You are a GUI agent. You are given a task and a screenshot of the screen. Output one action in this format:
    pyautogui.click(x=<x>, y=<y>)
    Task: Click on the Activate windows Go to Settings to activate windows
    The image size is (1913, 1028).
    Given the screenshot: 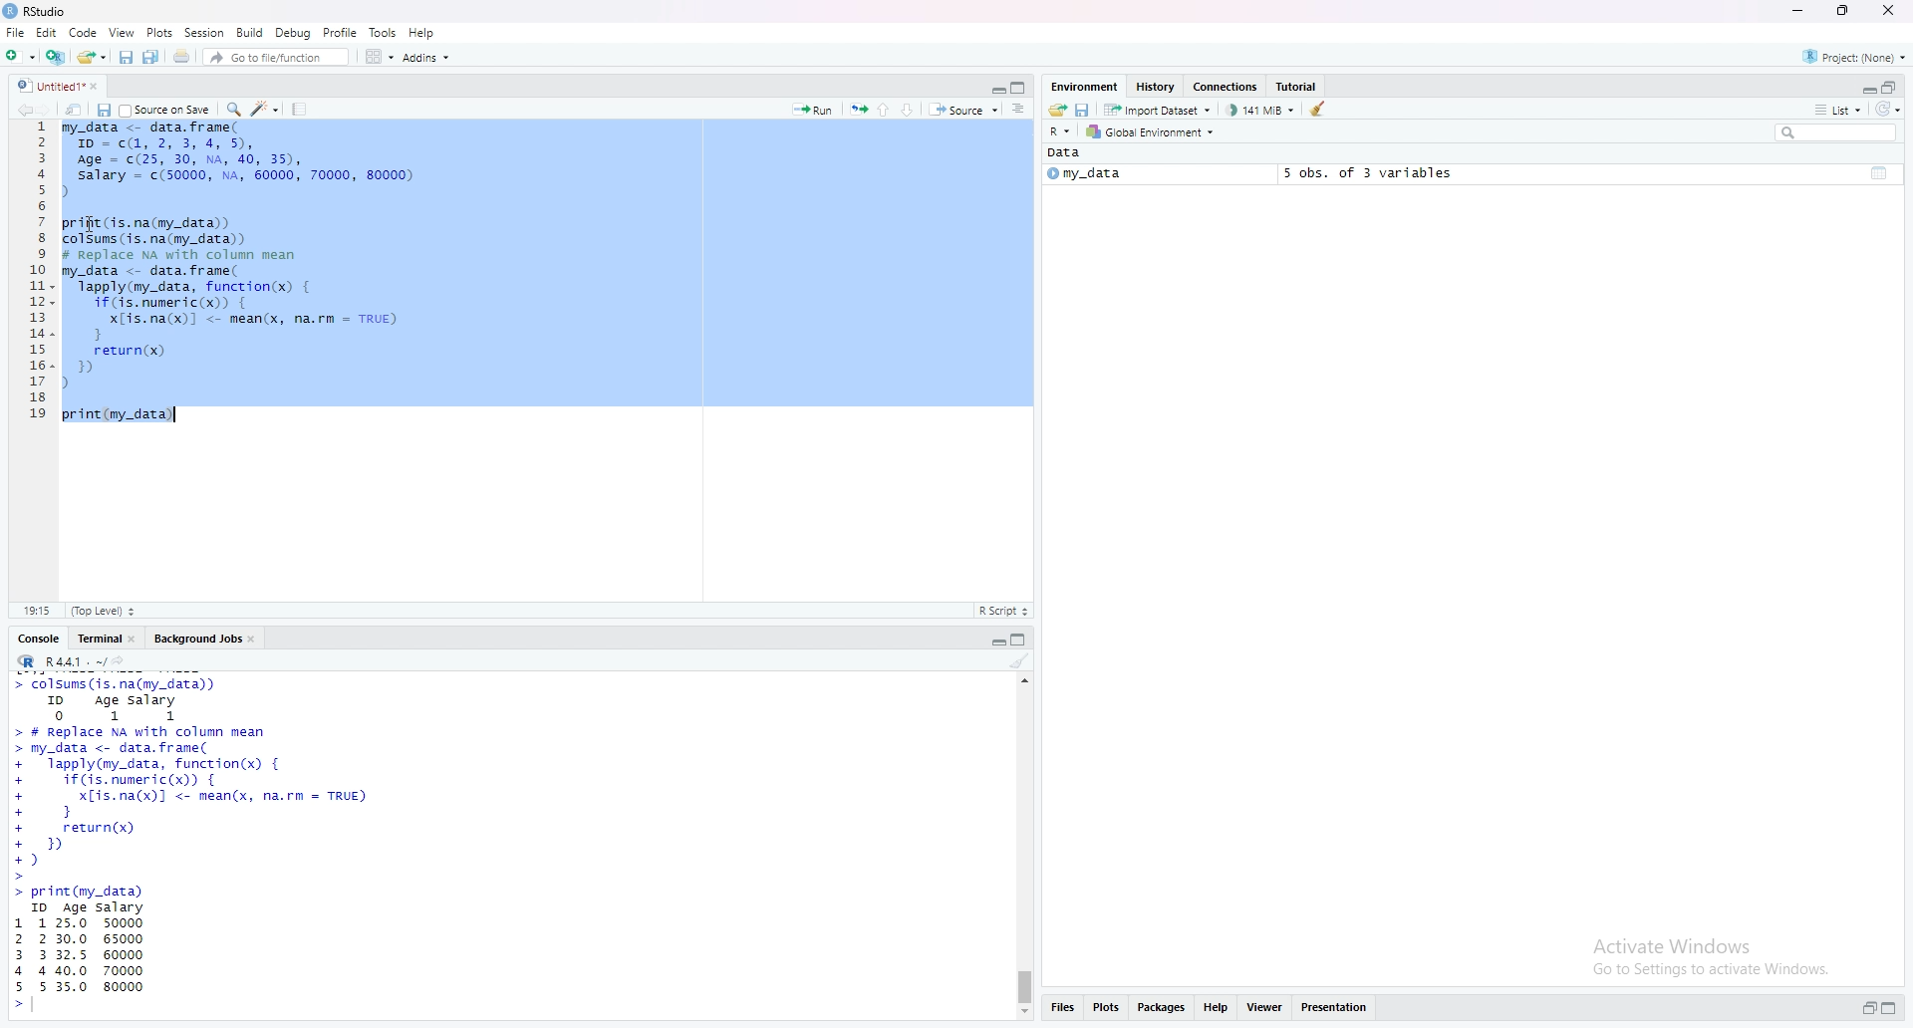 What is the action you would take?
    pyautogui.click(x=1693, y=956)
    